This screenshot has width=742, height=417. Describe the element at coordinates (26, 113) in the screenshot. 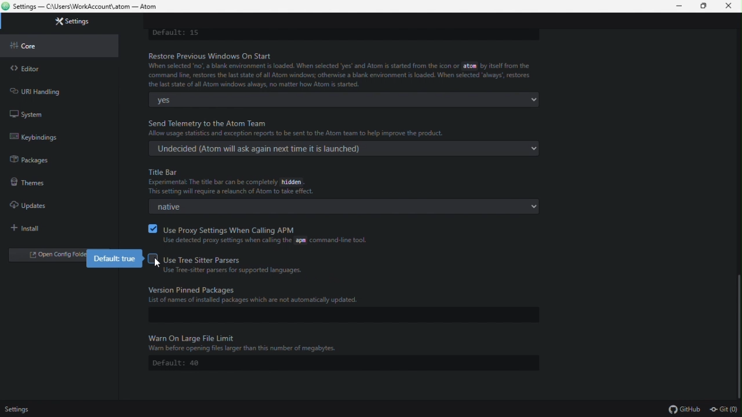

I see `system` at that location.